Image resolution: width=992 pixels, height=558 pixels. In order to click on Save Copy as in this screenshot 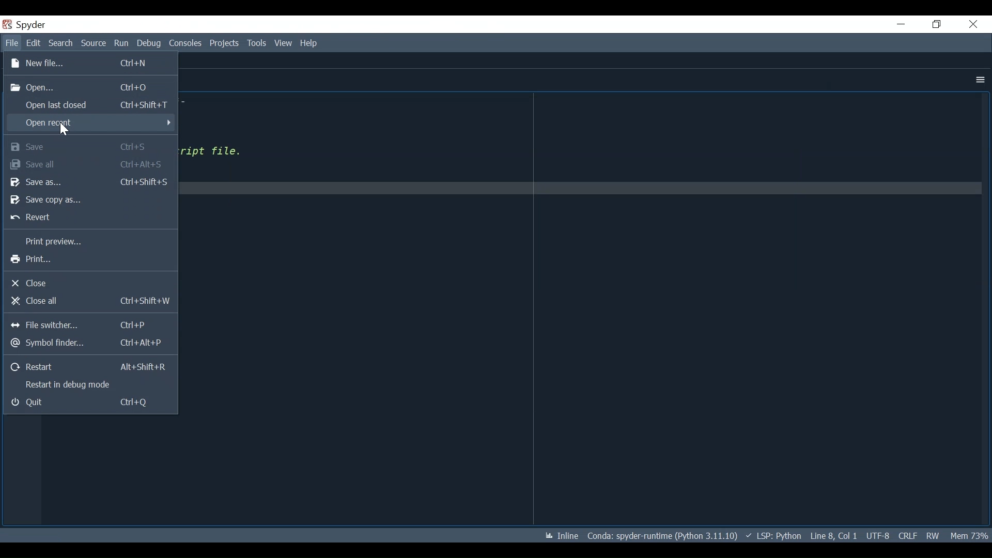, I will do `click(87, 200)`.